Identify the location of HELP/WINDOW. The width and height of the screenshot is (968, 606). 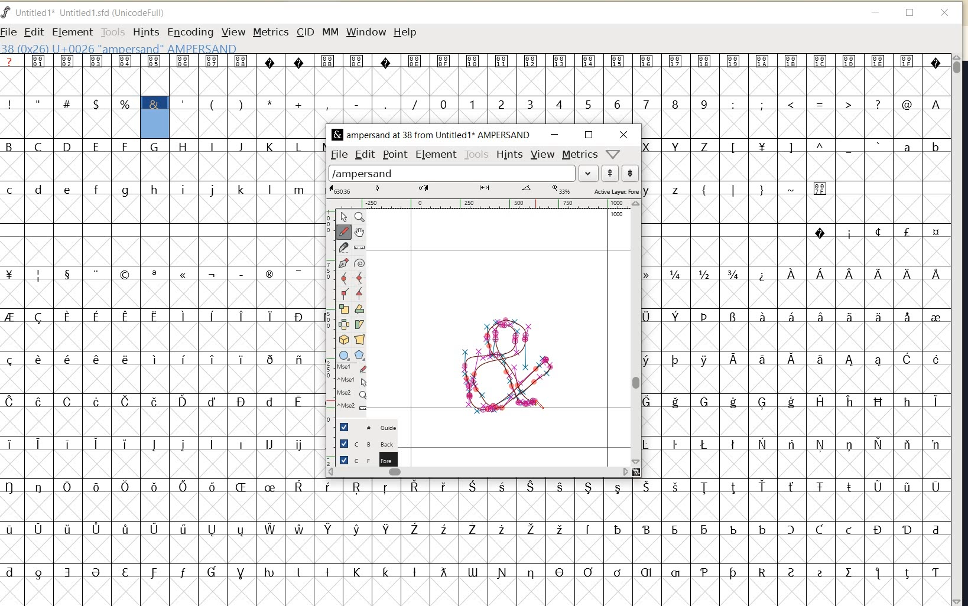
(613, 154).